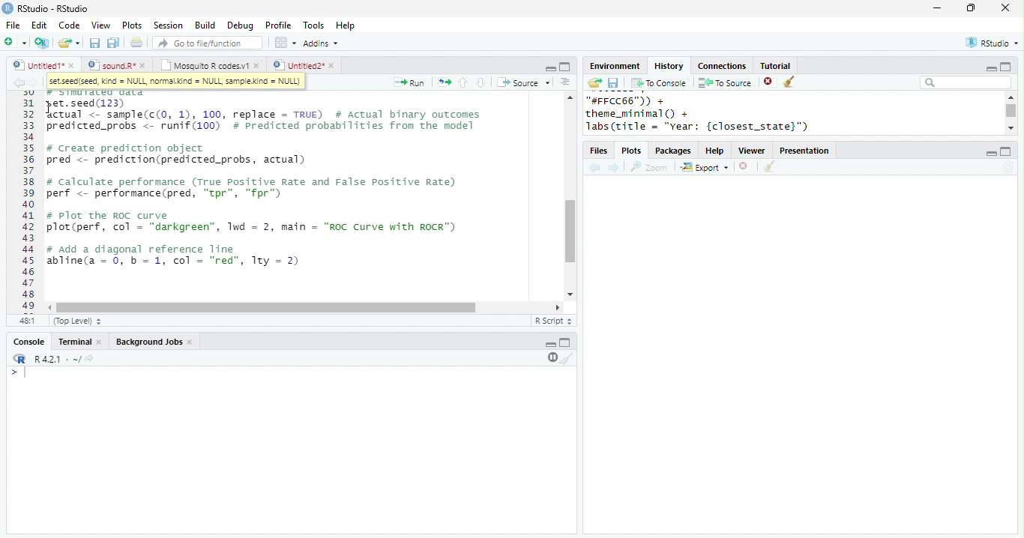 The width and height of the screenshot is (1024, 538). Describe the element at coordinates (278, 25) in the screenshot. I see `Profile` at that location.